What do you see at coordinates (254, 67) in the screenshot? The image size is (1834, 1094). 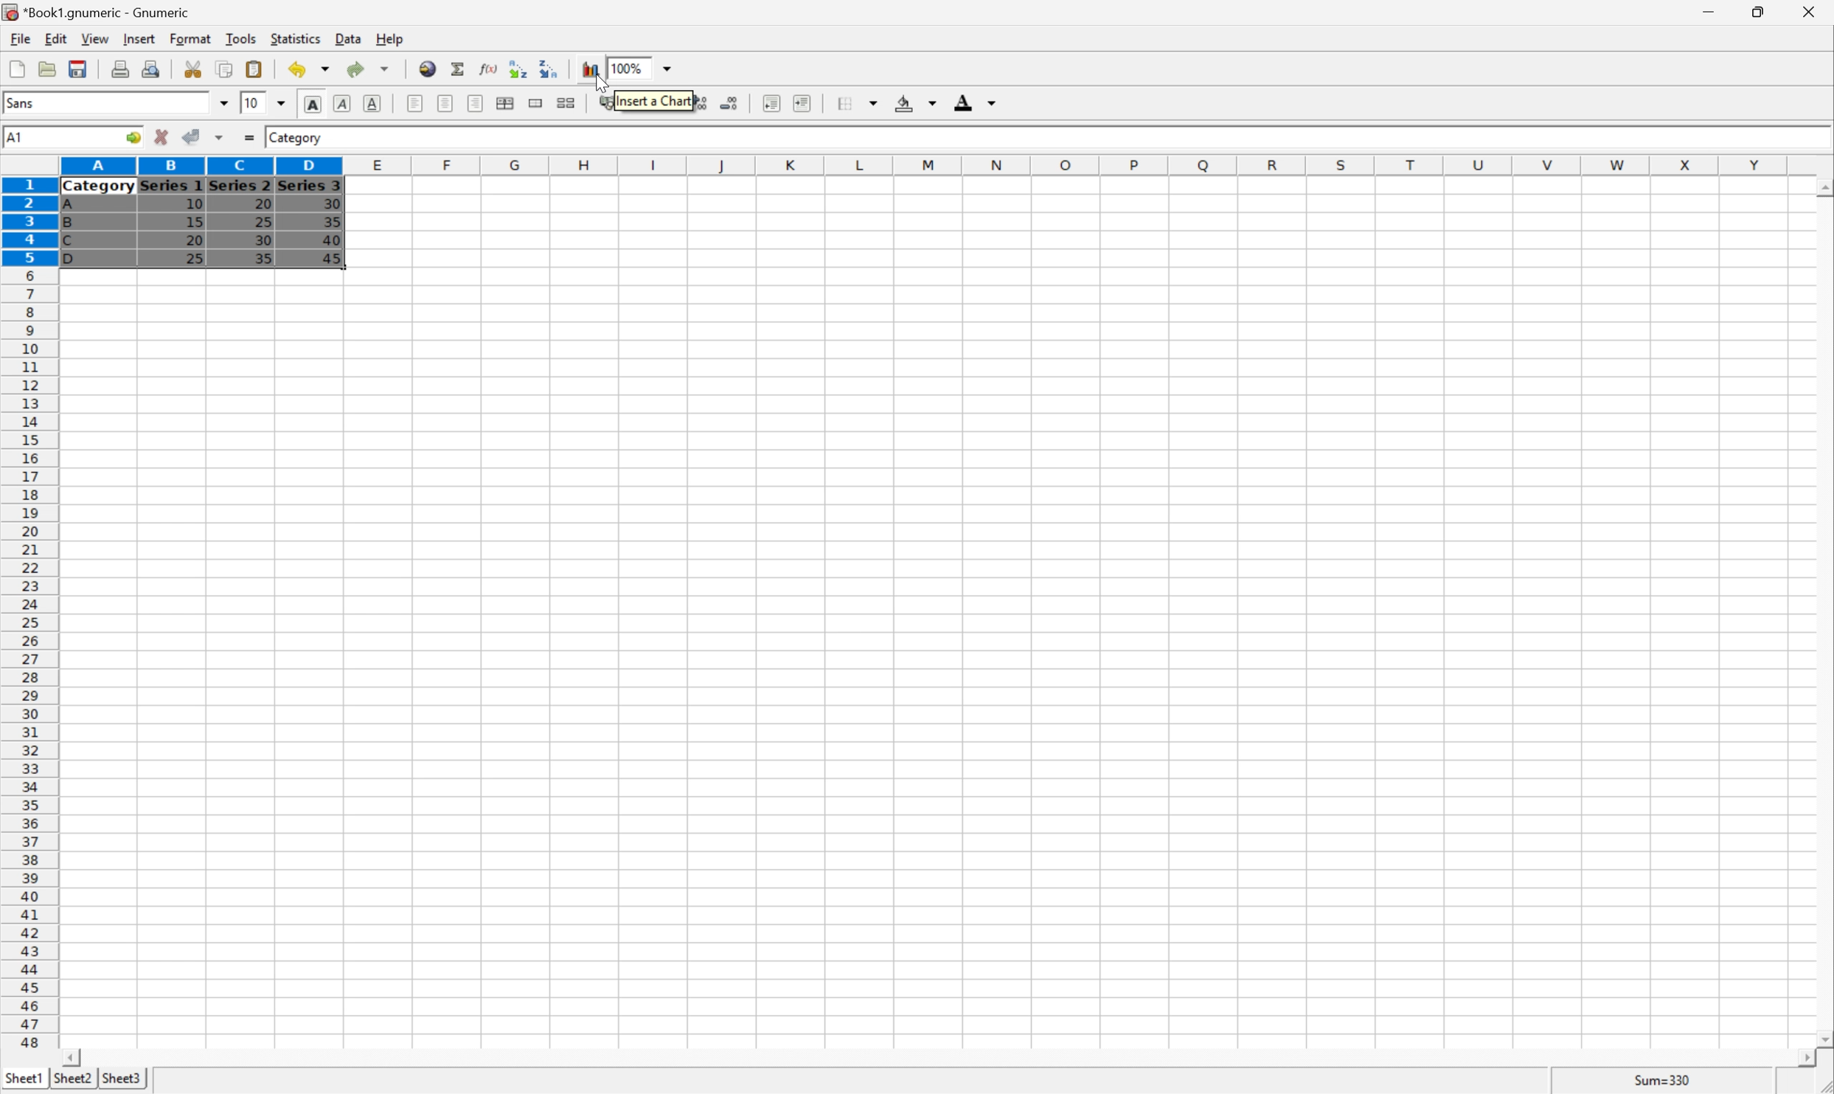 I see `Paste clipboard` at bounding box center [254, 67].